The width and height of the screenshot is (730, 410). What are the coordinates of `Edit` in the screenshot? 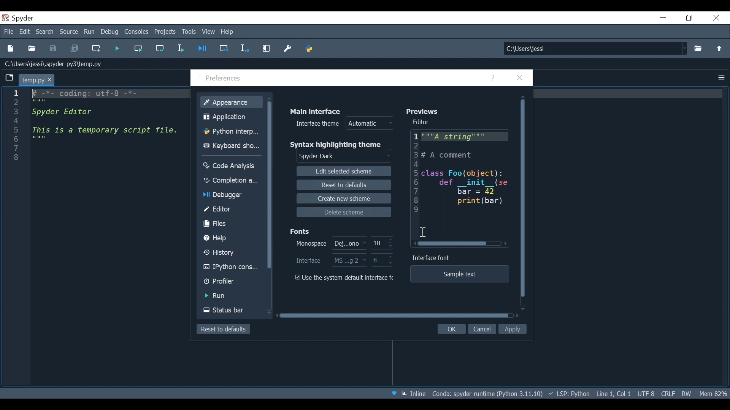 It's located at (25, 32).